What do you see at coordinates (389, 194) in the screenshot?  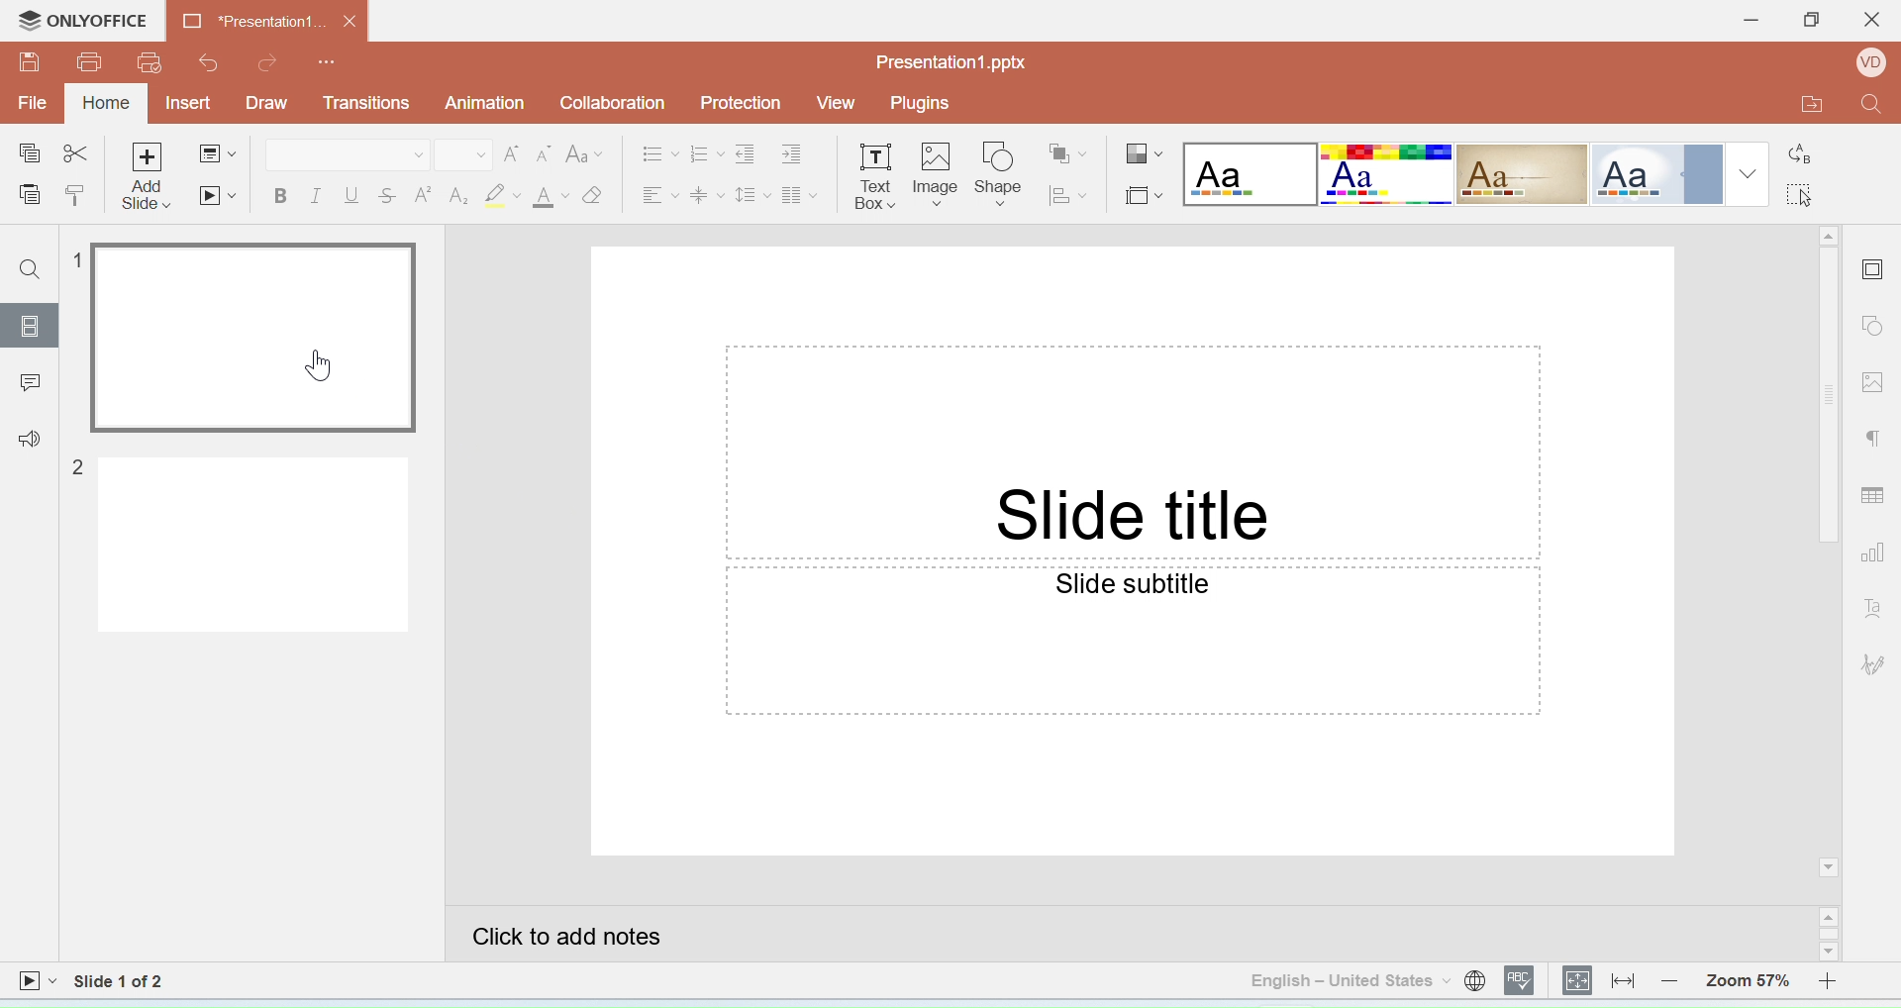 I see `Strikethrough` at bounding box center [389, 194].